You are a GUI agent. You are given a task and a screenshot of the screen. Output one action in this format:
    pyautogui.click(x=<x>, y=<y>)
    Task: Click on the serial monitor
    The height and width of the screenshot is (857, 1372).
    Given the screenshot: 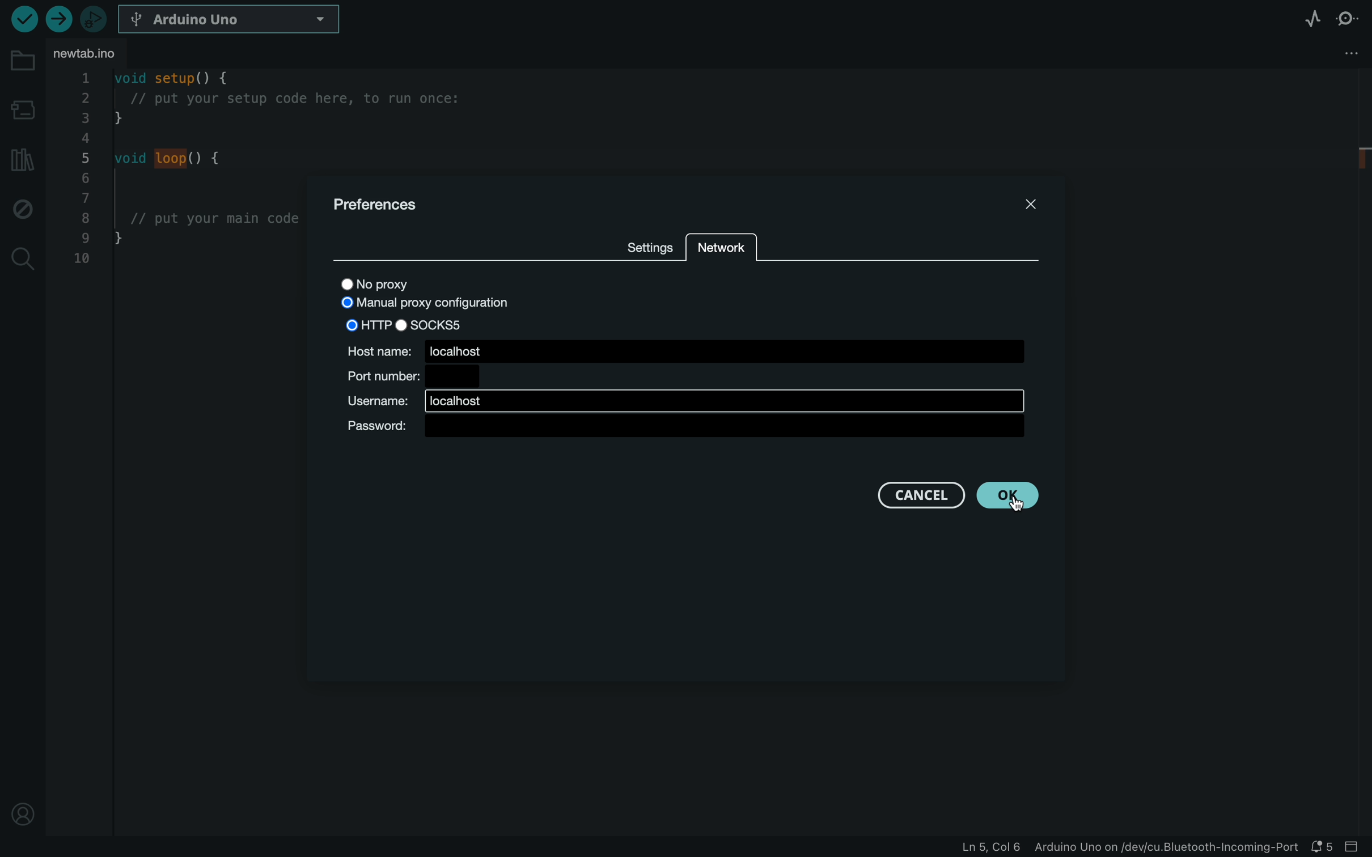 What is the action you would take?
    pyautogui.click(x=1347, y=23)
    